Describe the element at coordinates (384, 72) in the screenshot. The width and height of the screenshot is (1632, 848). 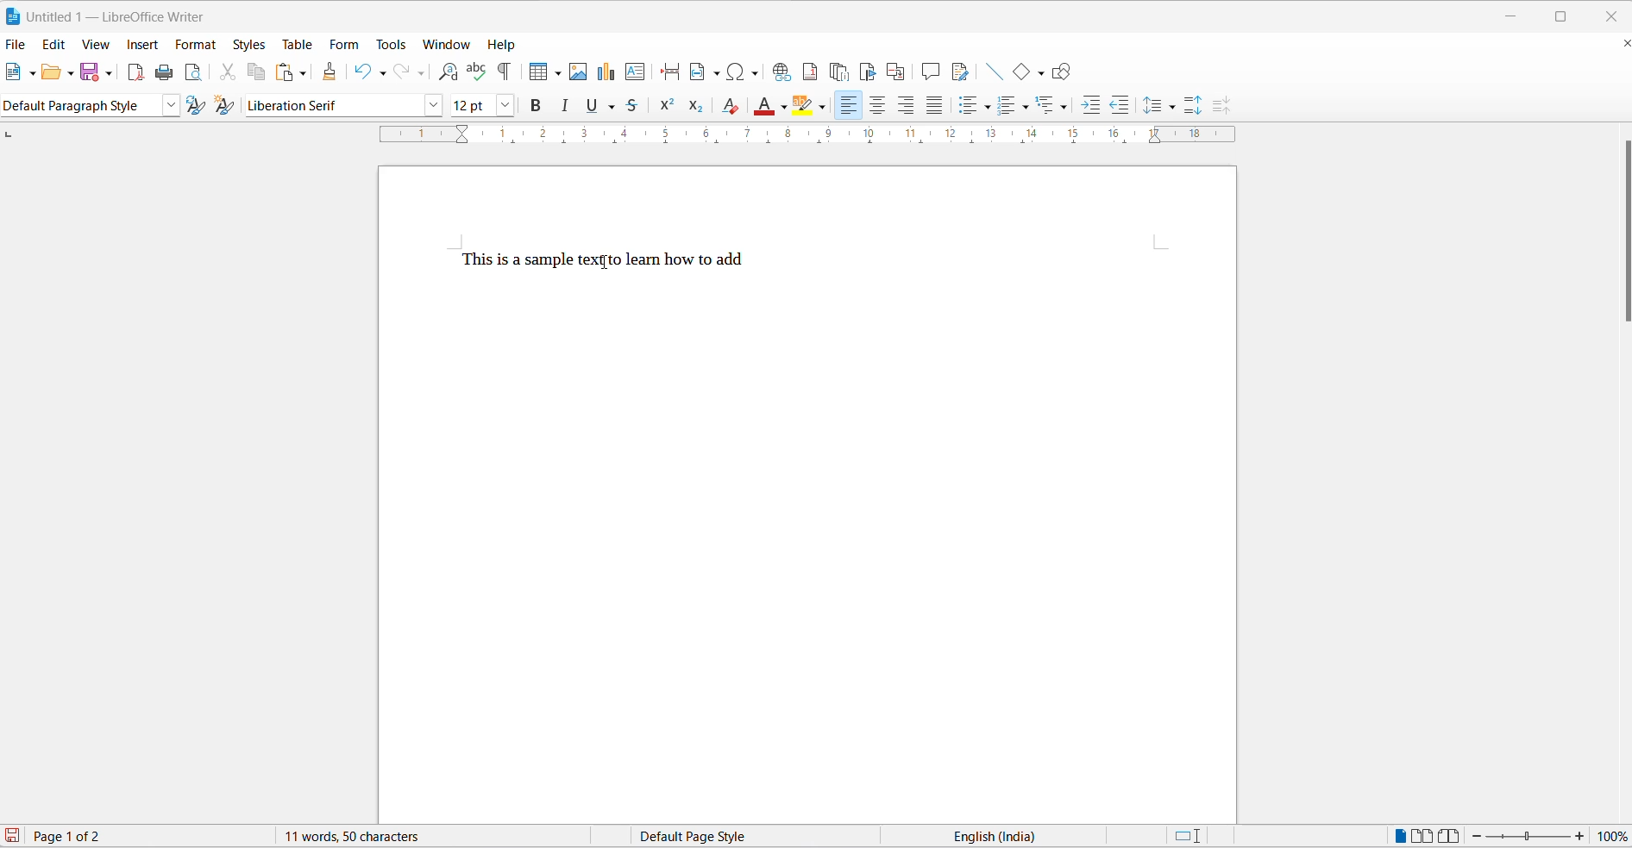
I see `undo options` at that location.